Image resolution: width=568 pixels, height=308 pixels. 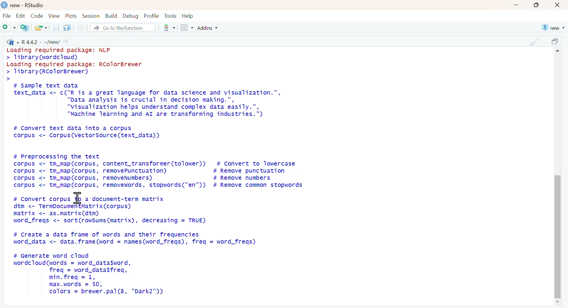 I want to click on close, so click(x=557, y=5).